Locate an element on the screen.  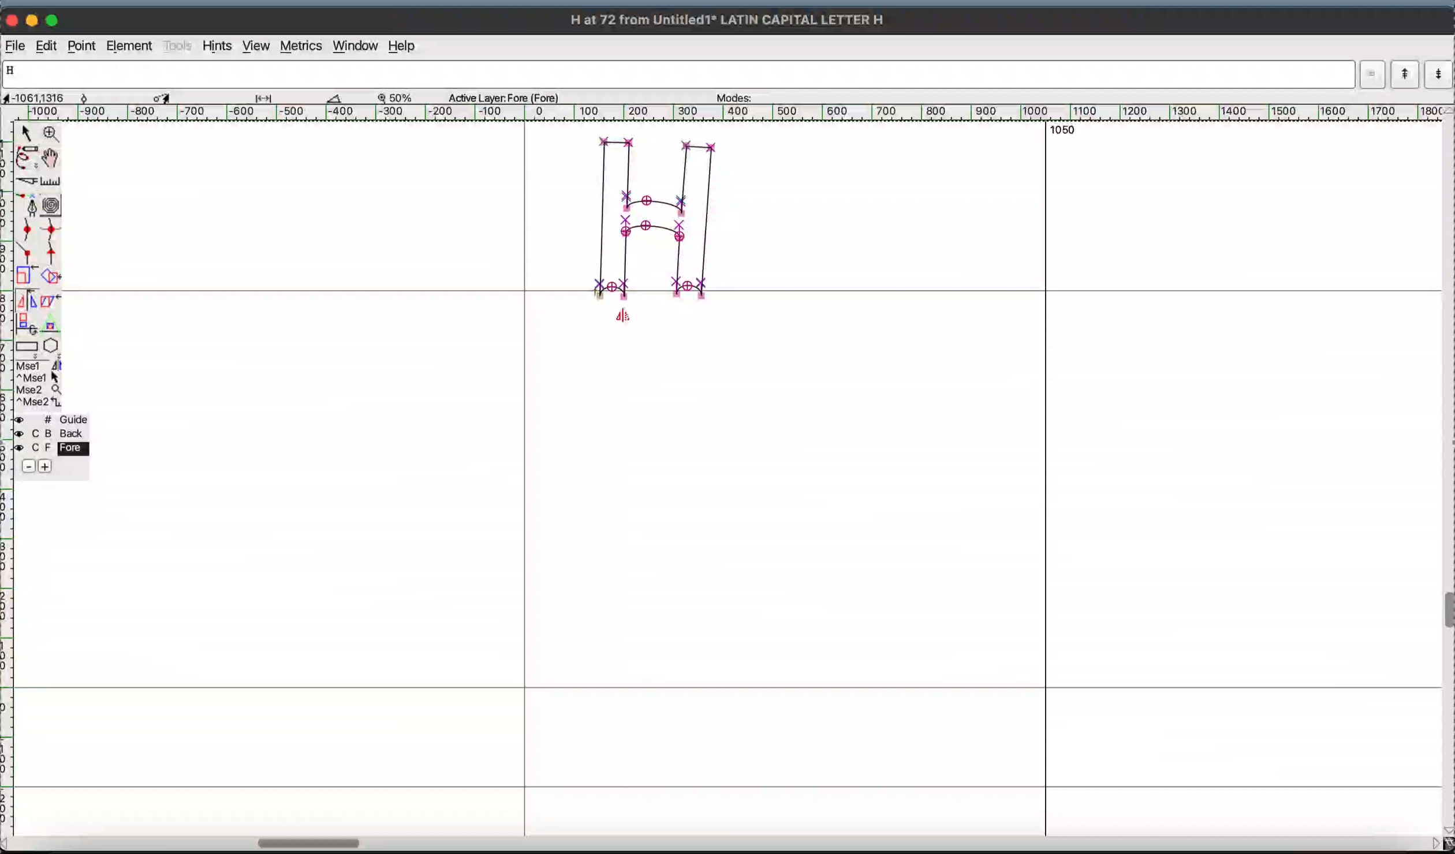
freehand is located at coordinates (27, 157).